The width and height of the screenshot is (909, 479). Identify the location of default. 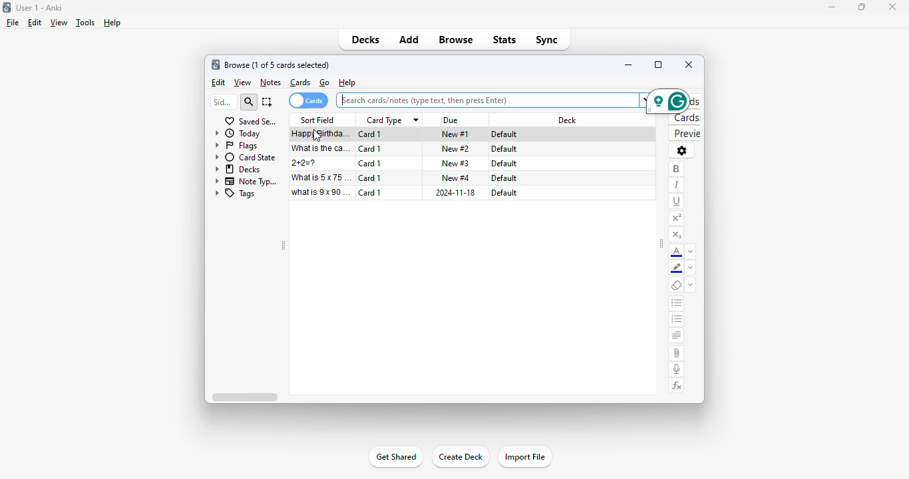
(506, 134).